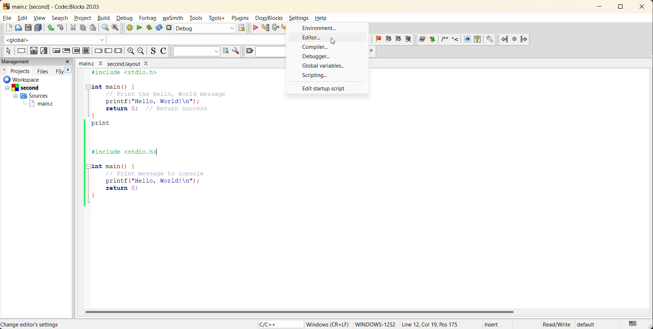  What do you see at coordinates (225, 51) in the screenshot?
I see `run search` at bounding box center [225, 51].